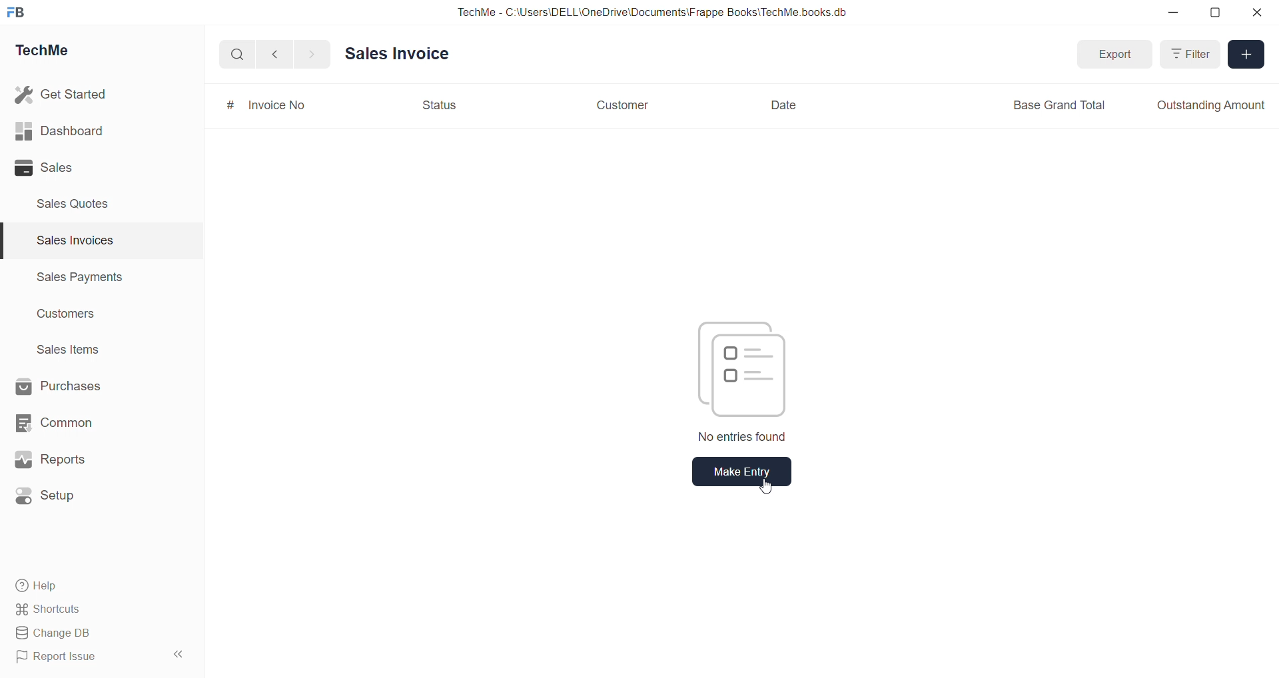 This screenshot has width=1279, height=678. What do you see at coordinates (54, 423) in the screenshot?
I see `Common` at bounding box center [54, 423].